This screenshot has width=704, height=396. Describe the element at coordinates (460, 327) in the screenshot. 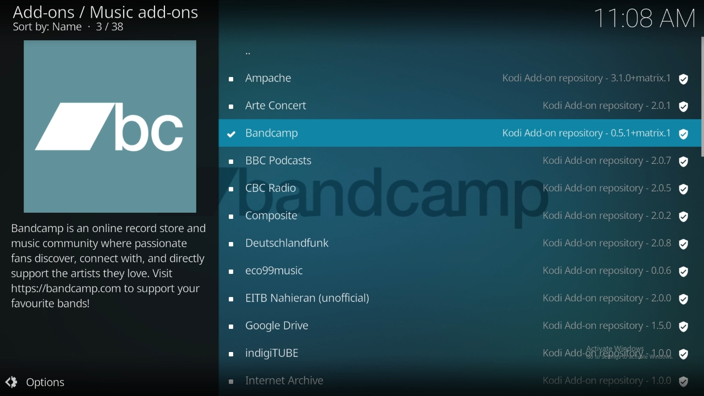

I see `add on` at that location.